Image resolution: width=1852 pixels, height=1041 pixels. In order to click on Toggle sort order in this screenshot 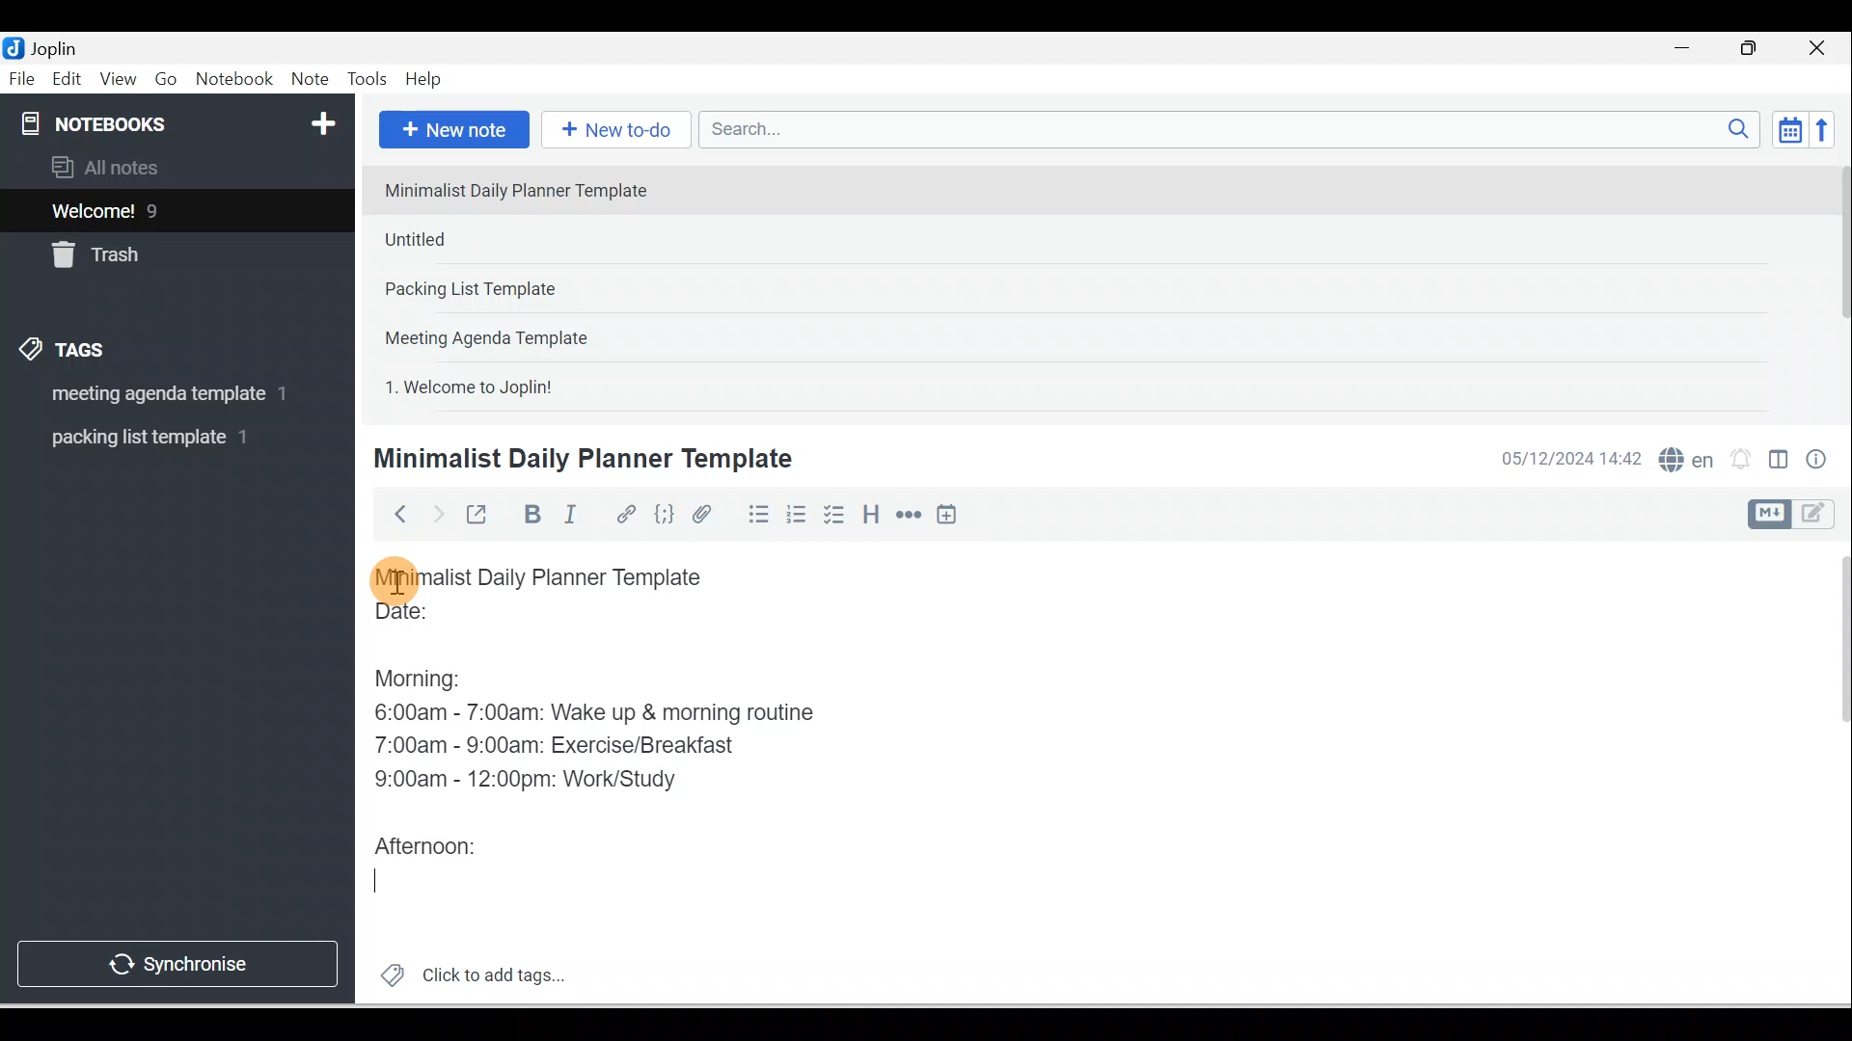, I will do `click(1789, 128)`.